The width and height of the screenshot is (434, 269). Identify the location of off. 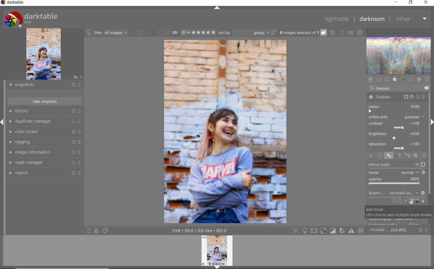
(372, 156).